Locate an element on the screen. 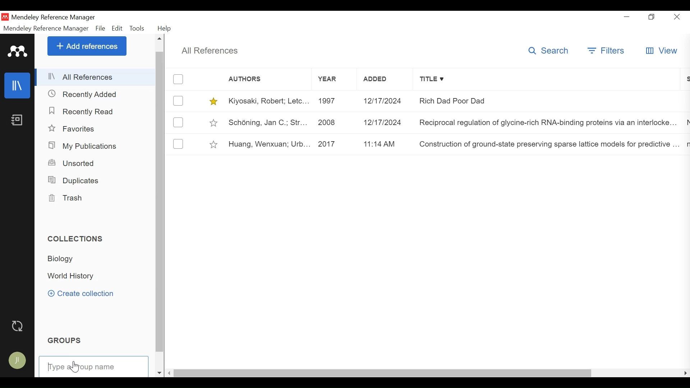 The image size is (690, 388). Schéning, Jan C.; Str... is located at coordinates (268, 122).